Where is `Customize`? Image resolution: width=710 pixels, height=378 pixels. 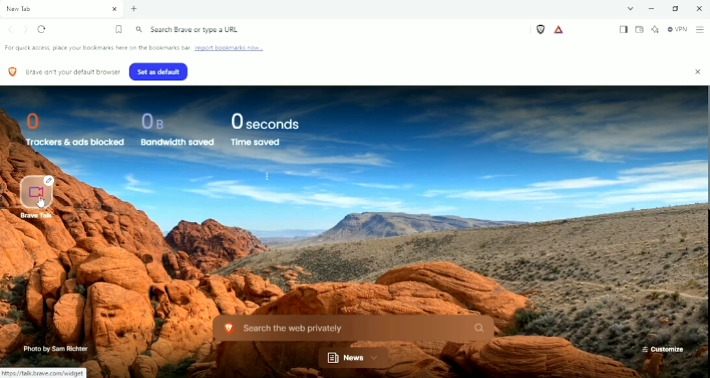 Customize is located at coordinates (663, 349).